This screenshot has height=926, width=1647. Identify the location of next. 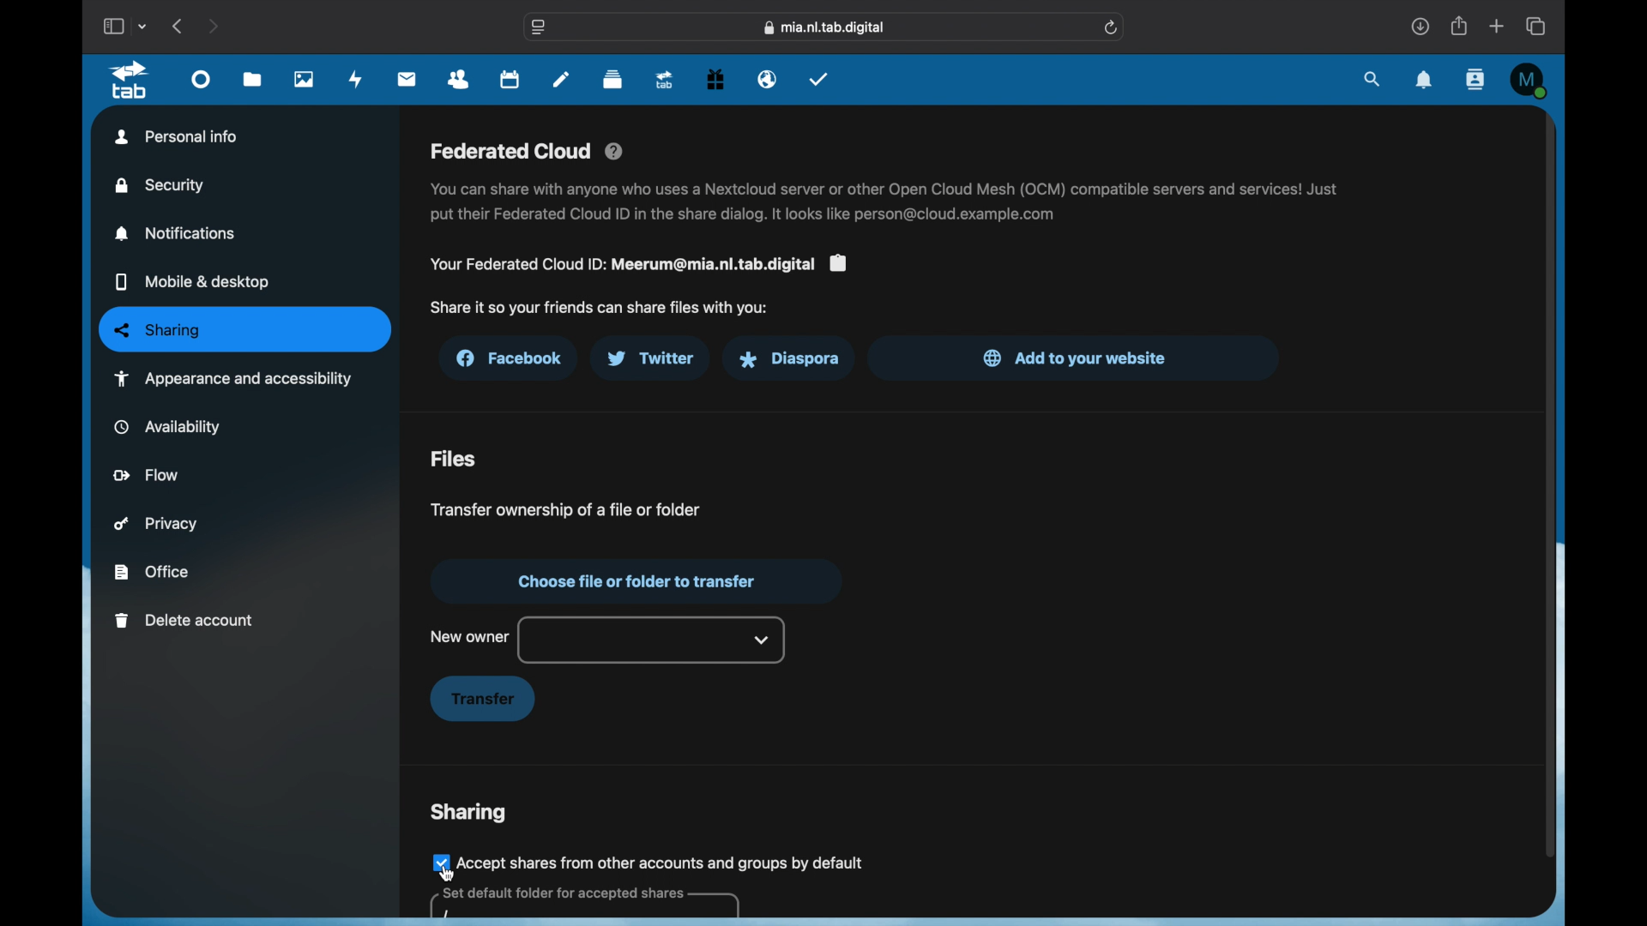
(213, 26).